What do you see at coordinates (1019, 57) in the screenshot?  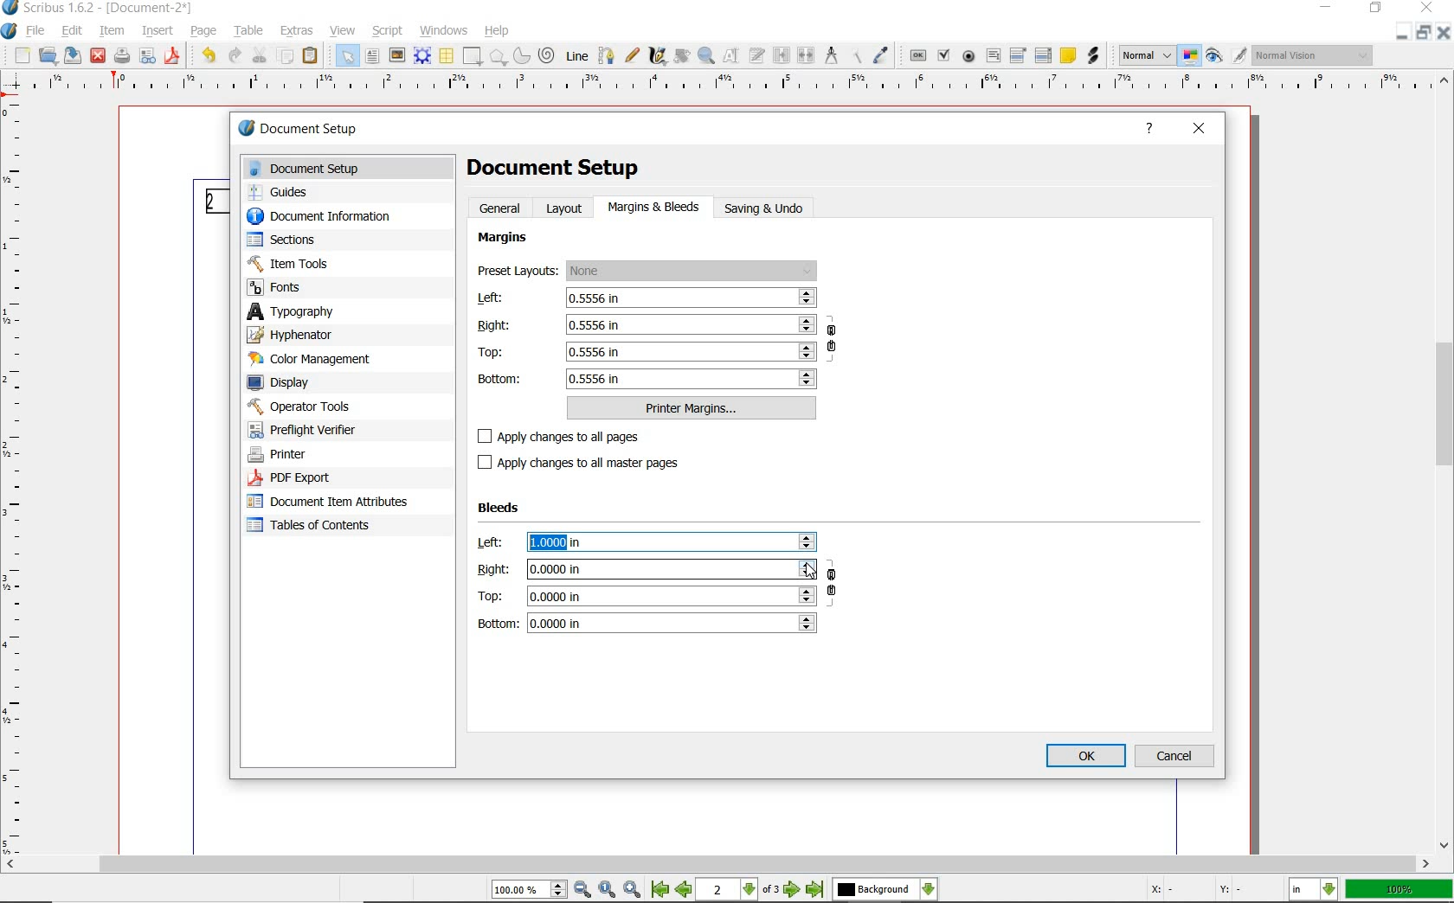 I see `pdf combo box` at bounding box center [1019, 57].